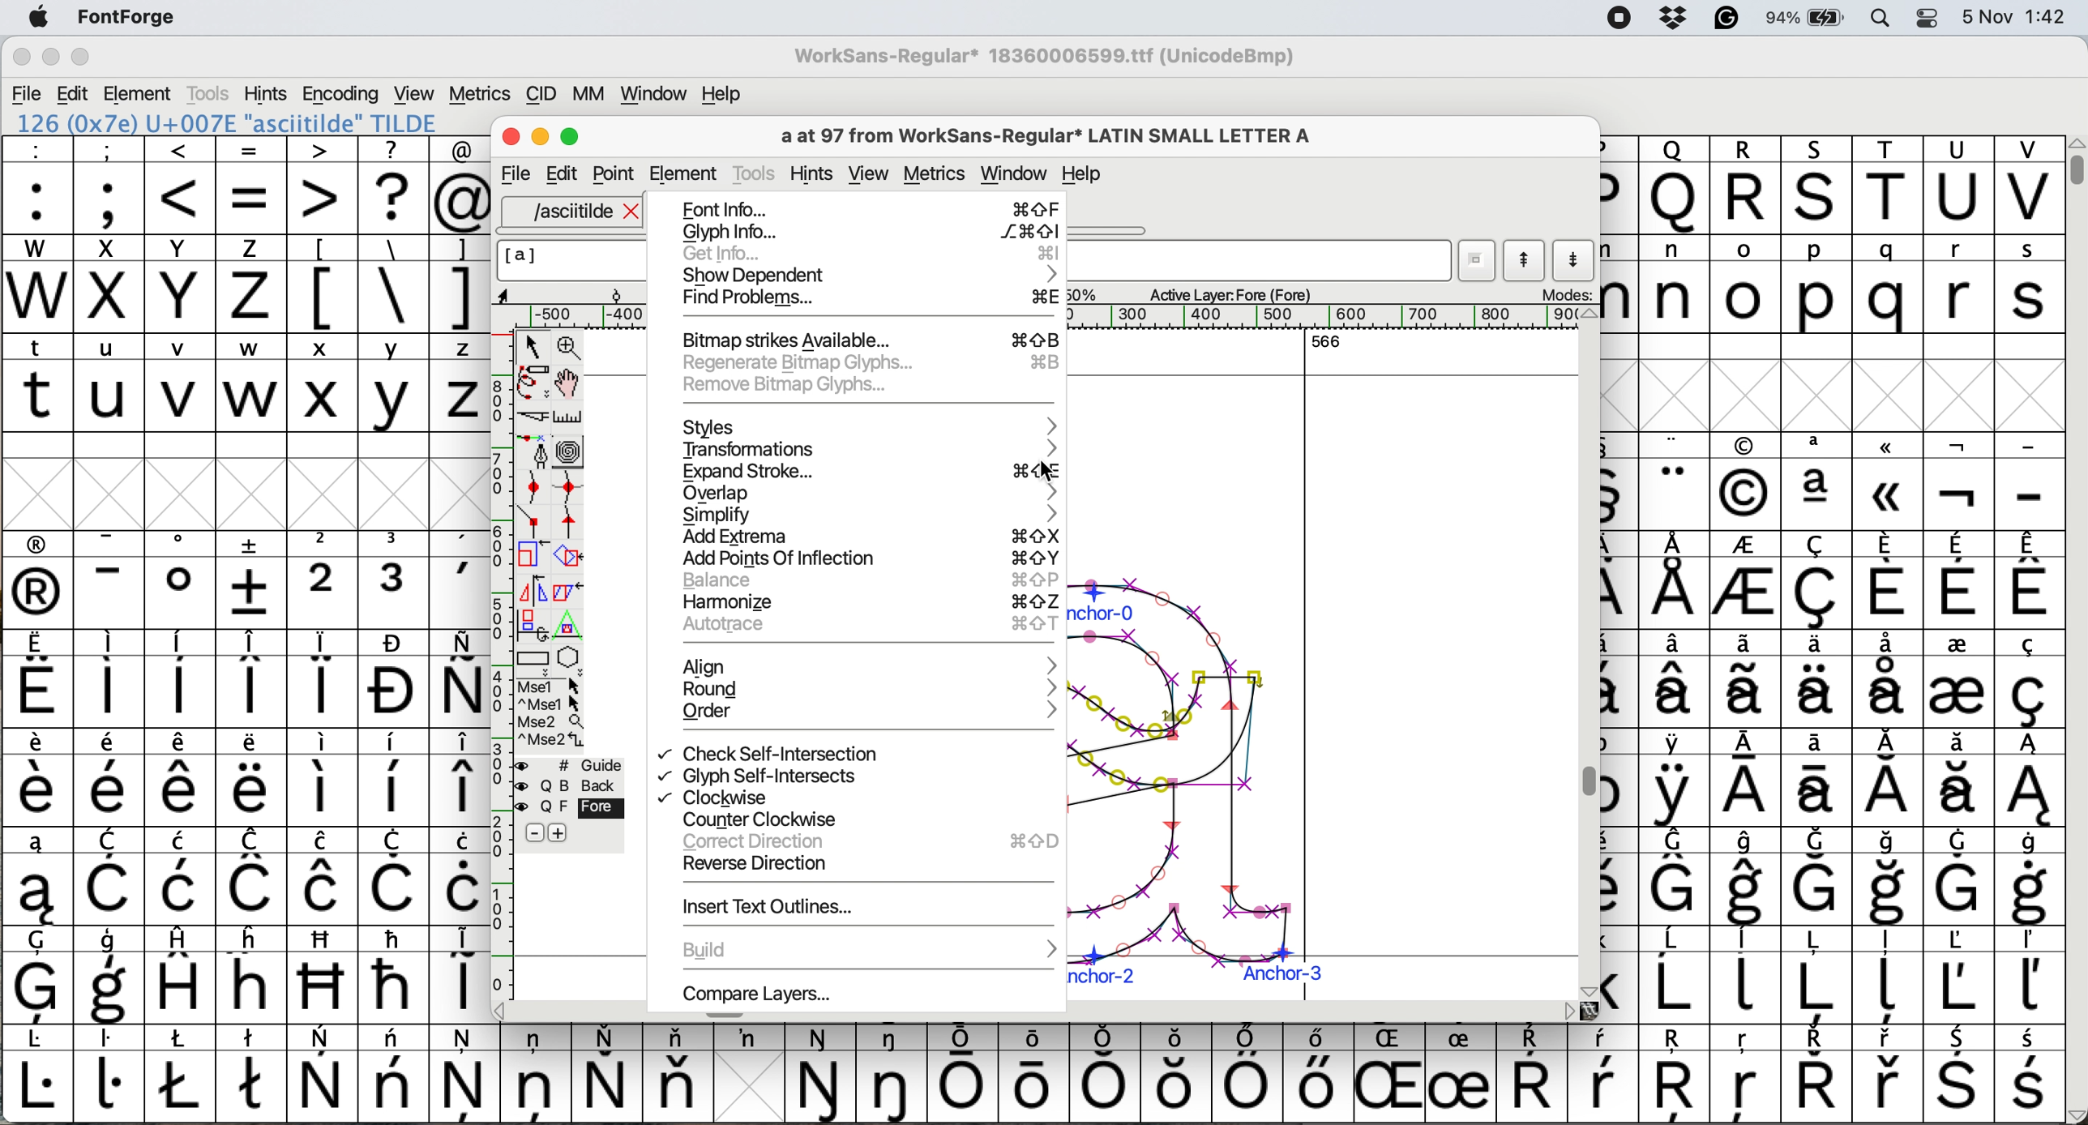  I want to click on R, so click(1745, 186).